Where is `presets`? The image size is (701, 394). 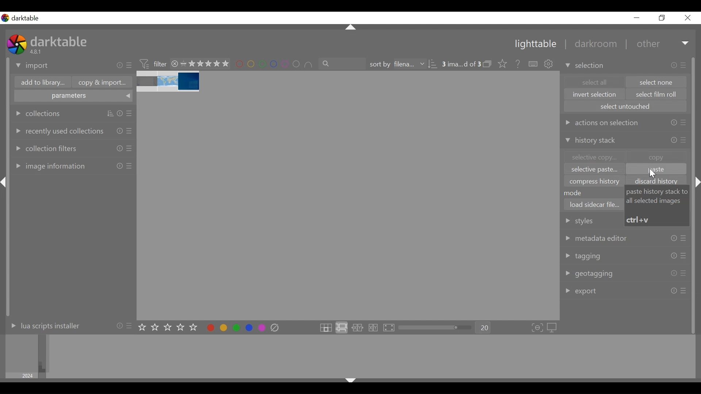
presets is located at coordinates (130, 325).